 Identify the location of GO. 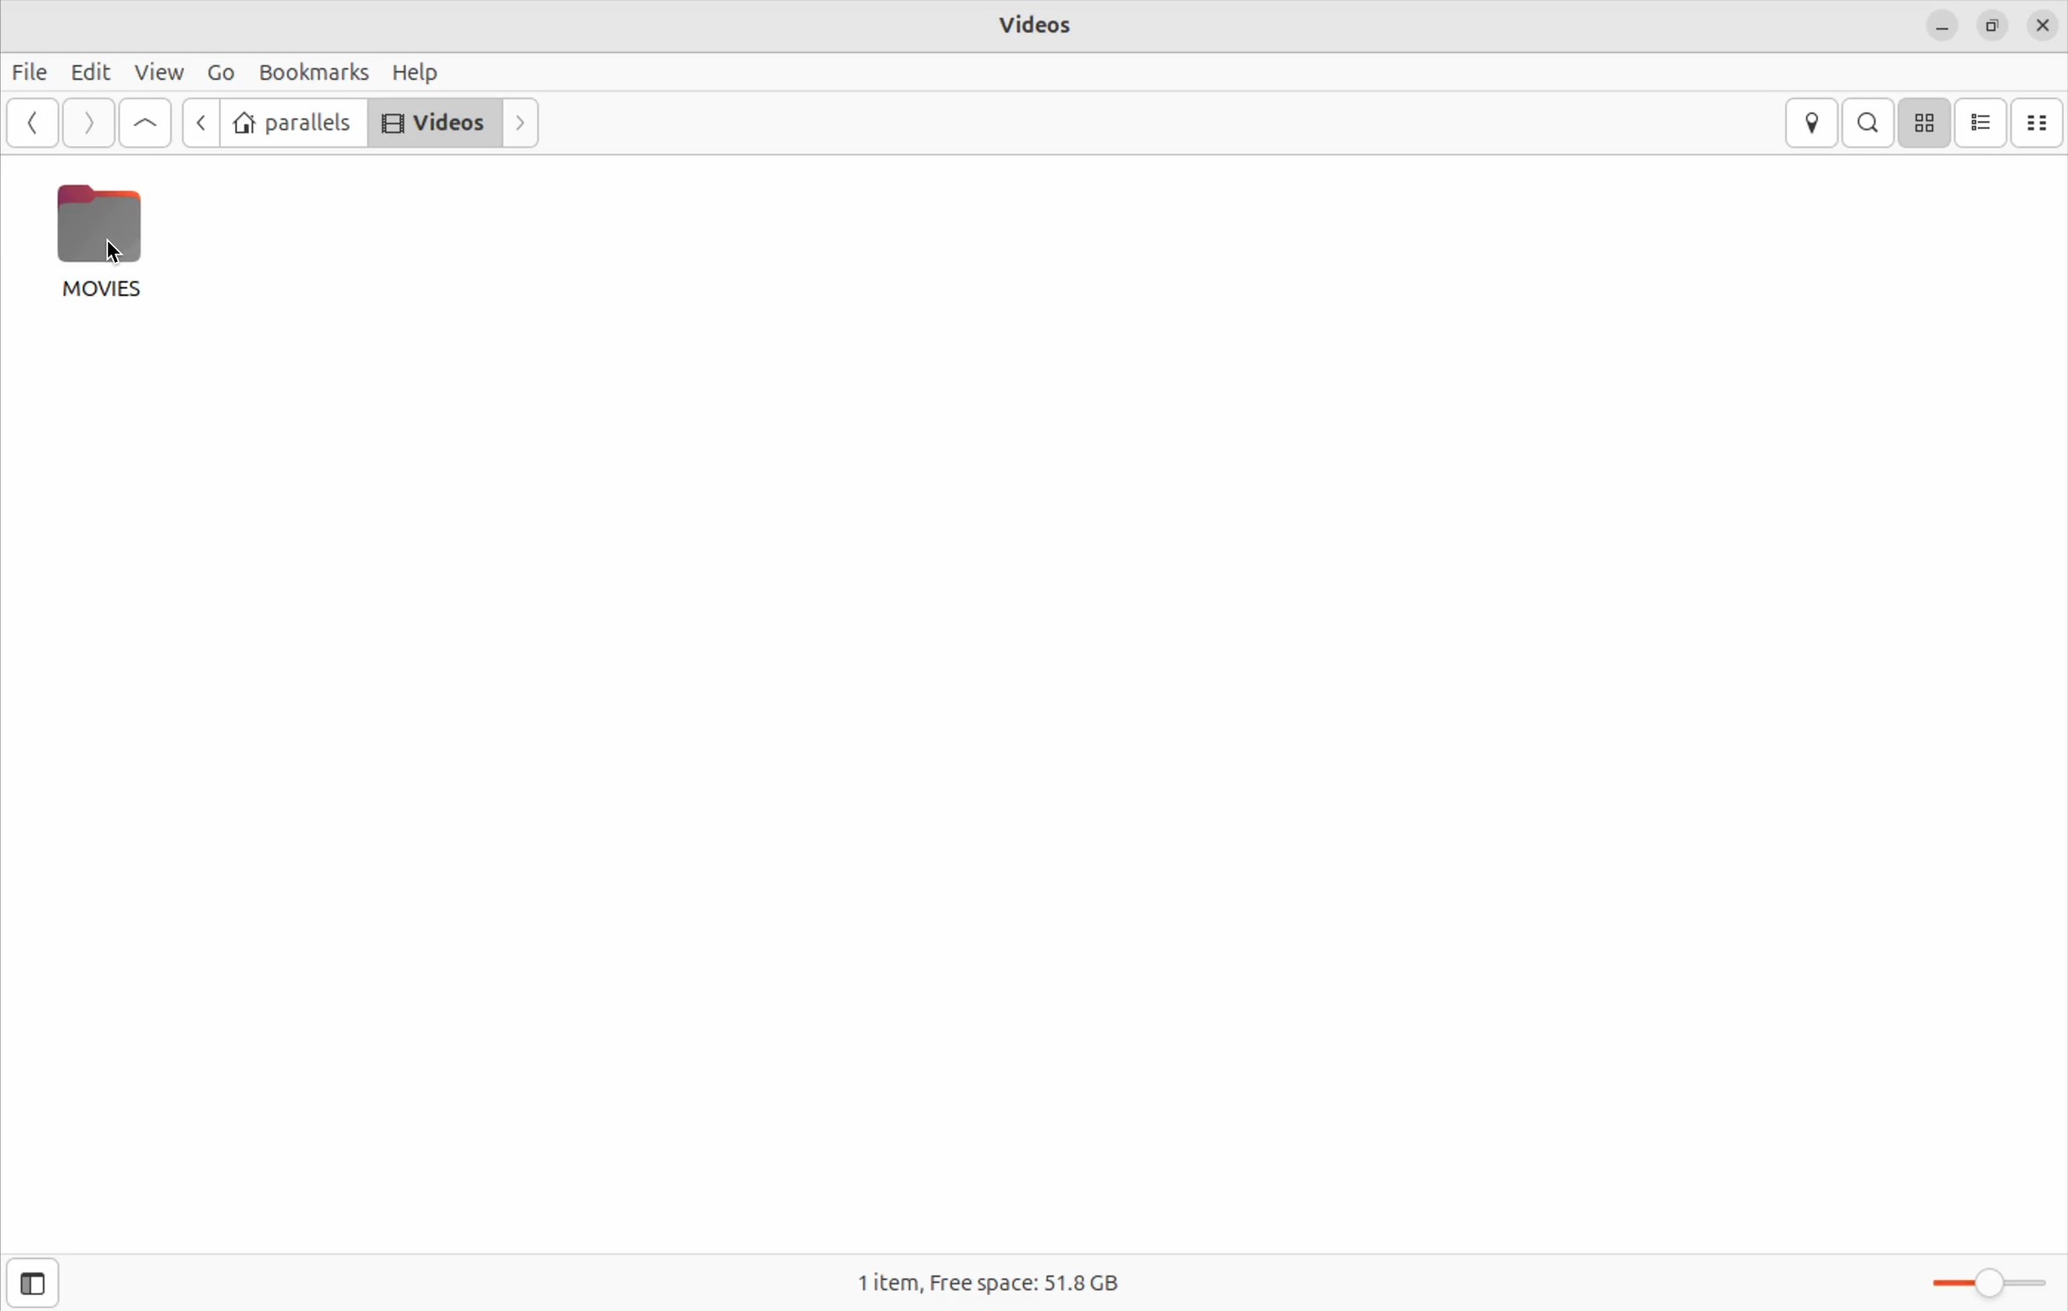
(219, 73).